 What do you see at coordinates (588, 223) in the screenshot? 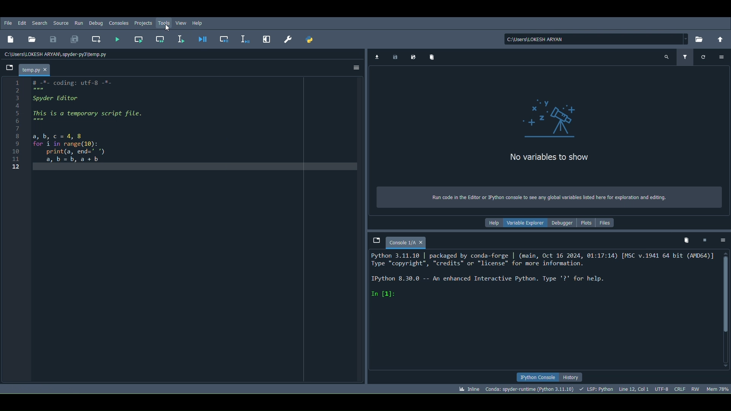
I see `Plots` at bounding box center [588, 223].